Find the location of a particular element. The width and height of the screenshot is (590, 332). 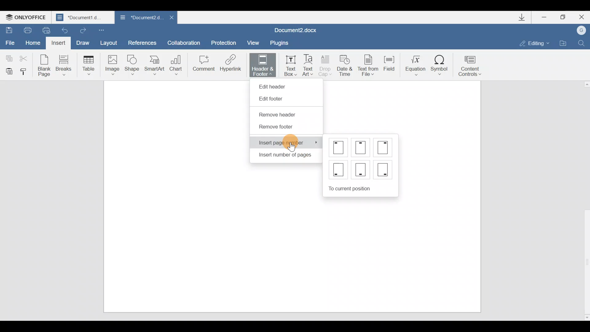

Position 1 is located at coordinates (339, 147).